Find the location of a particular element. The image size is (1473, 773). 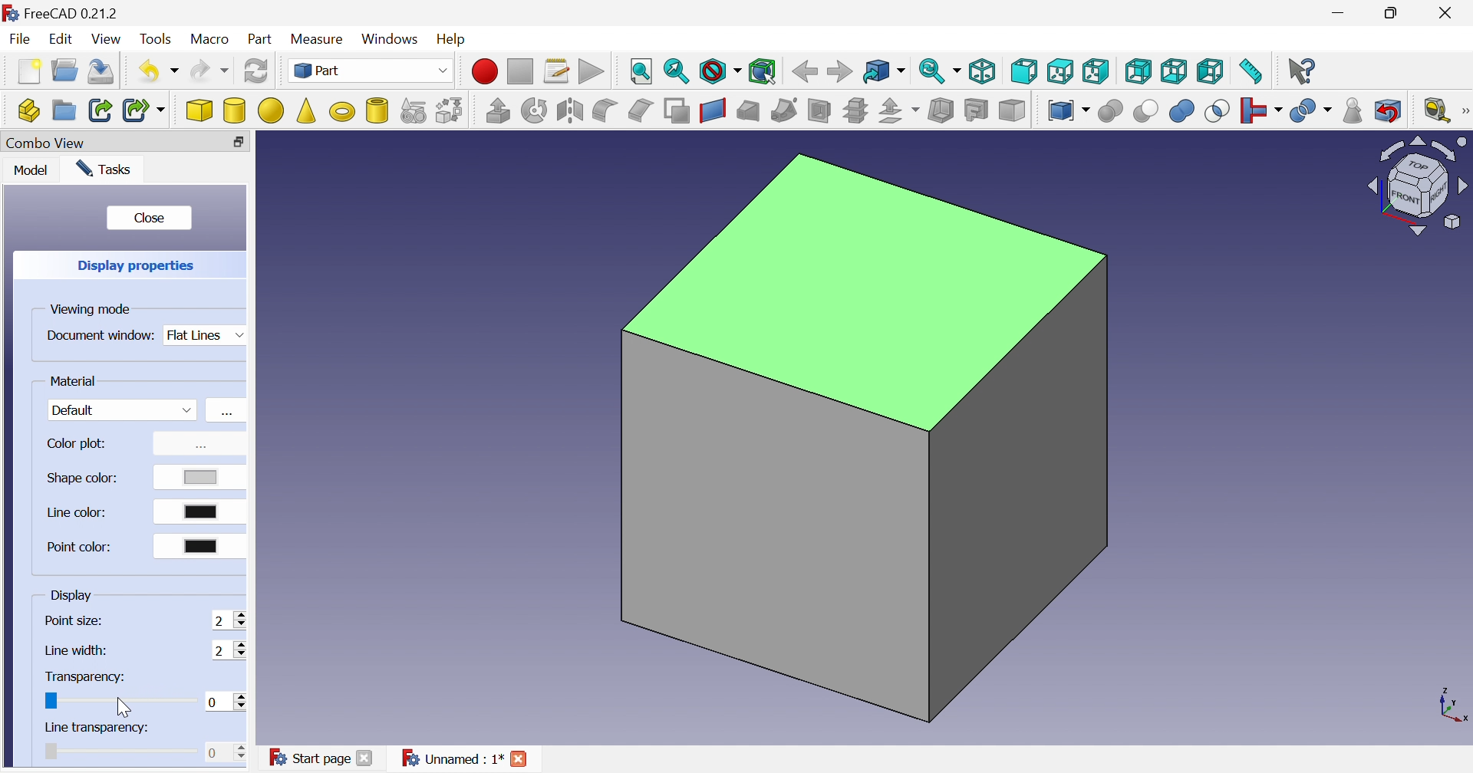

Close is located at coordinates (1448, 12).